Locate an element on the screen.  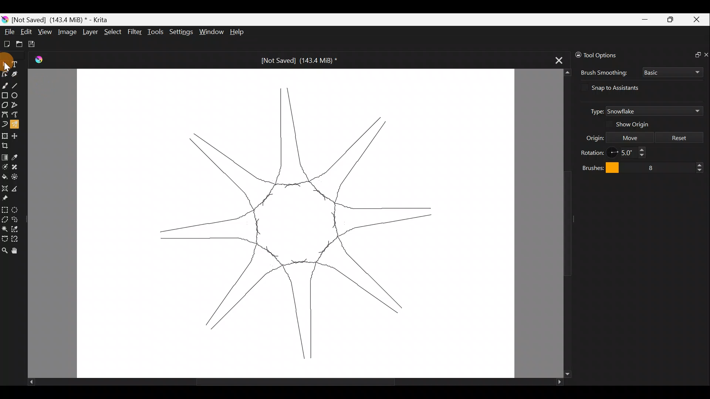
Minimize is located at coordinates (644, 20).